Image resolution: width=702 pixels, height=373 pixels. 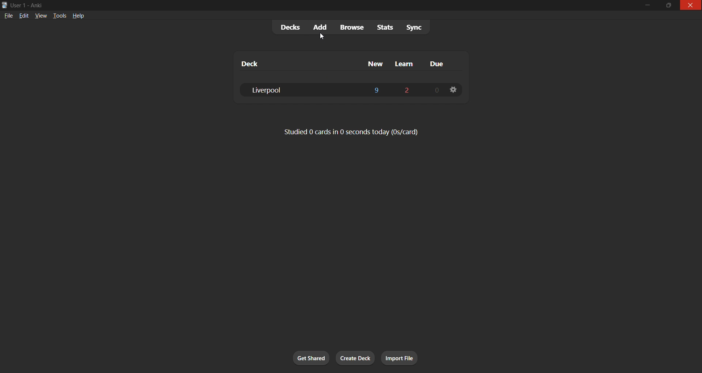 What do you see at coordinates (433, 90) in the screenshot?
I see `0` at bounding box center [433, 90].